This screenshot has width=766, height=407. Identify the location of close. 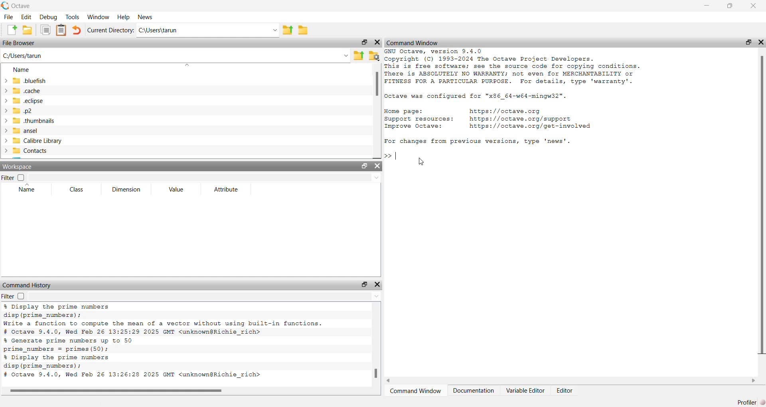
(754, 6).